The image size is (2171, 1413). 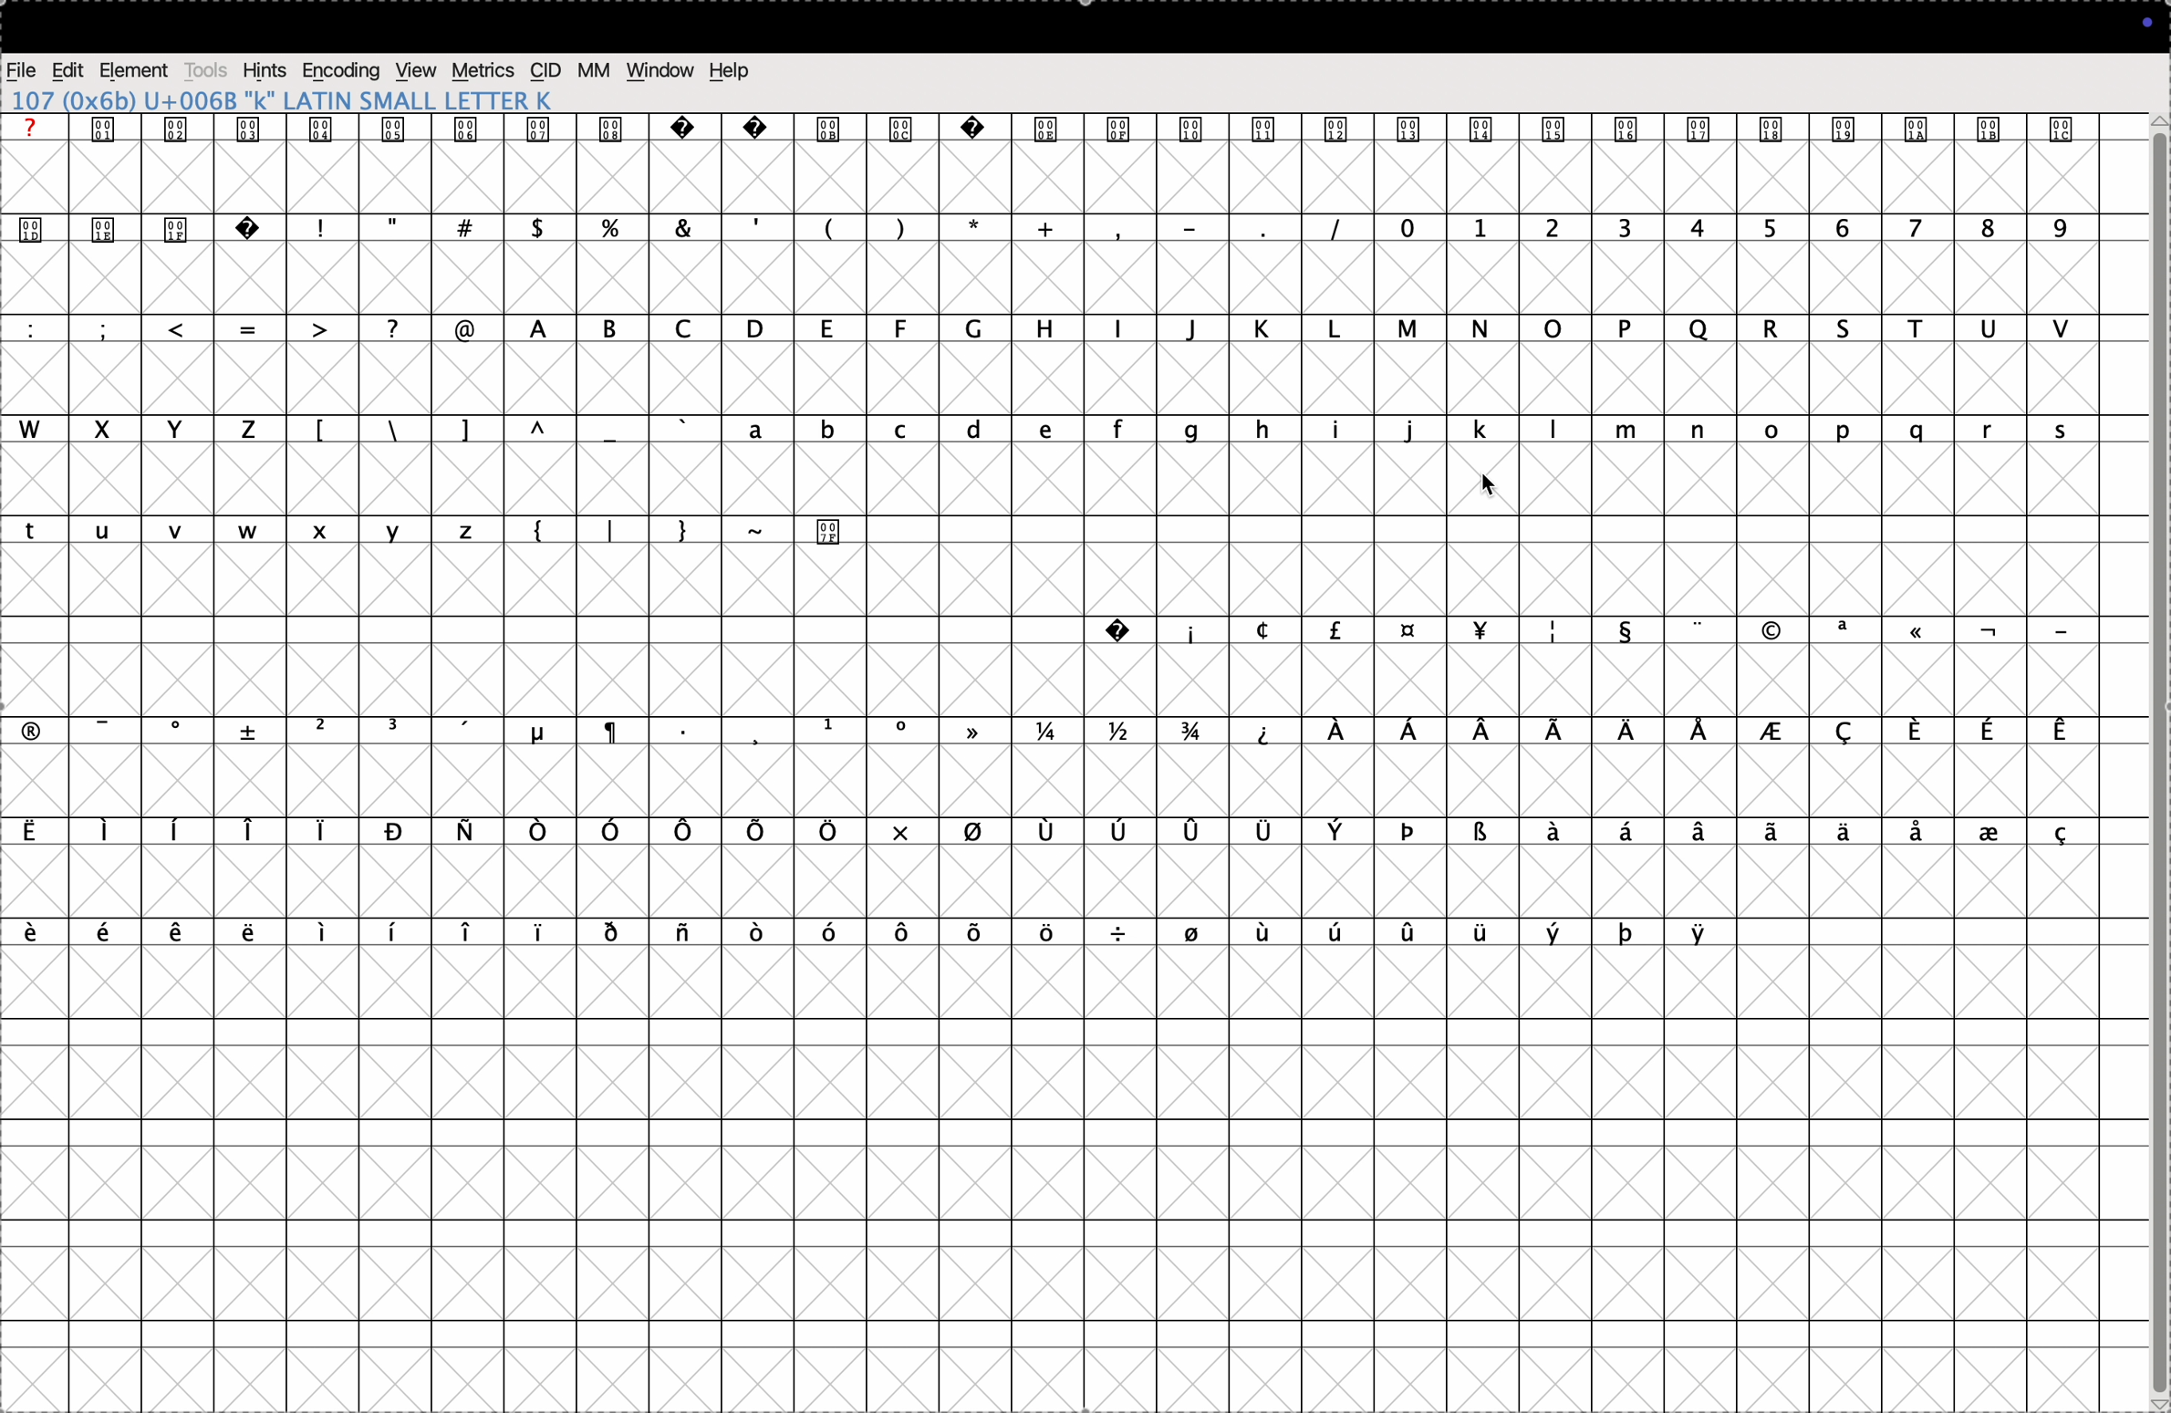 What do you see at coordinates (473, 531) in the screenshot?
I see `z` at bounding box center [473, 531].